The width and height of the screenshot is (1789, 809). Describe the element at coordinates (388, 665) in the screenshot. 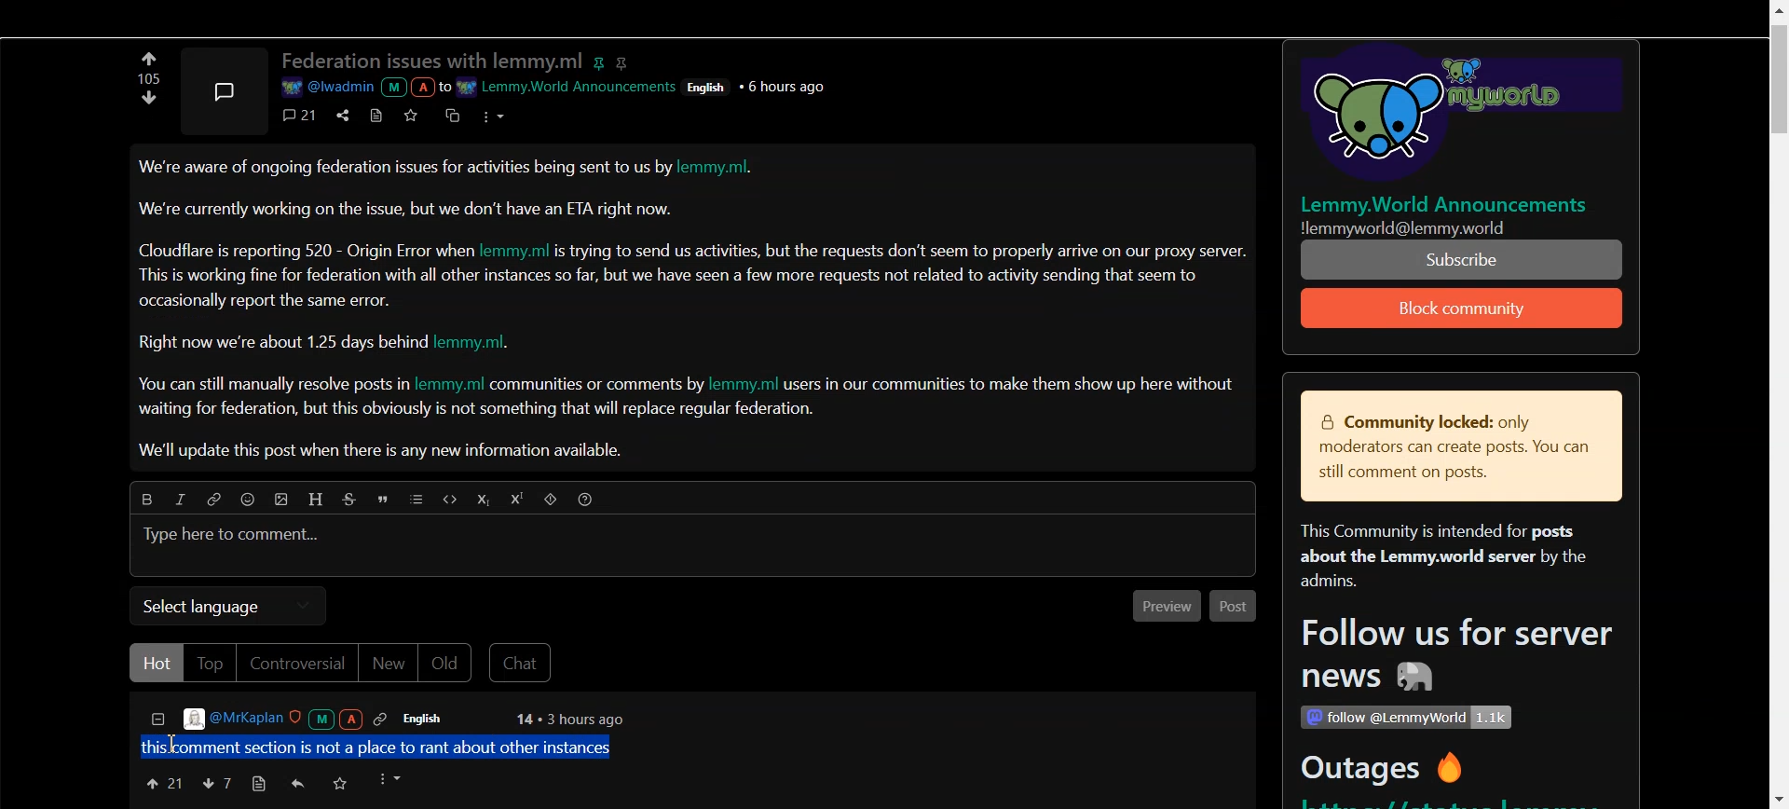

I see `New` at that location.